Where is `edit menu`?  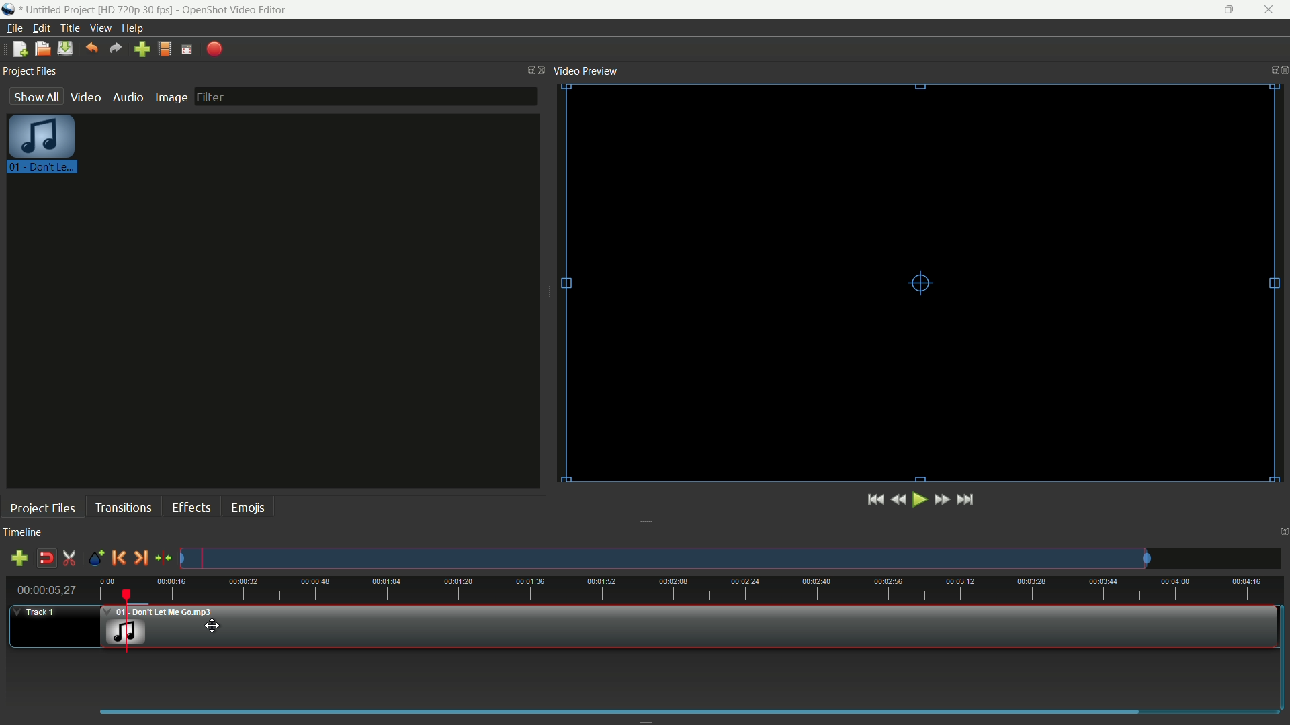 edit menu is located at coordinates (41, 28).